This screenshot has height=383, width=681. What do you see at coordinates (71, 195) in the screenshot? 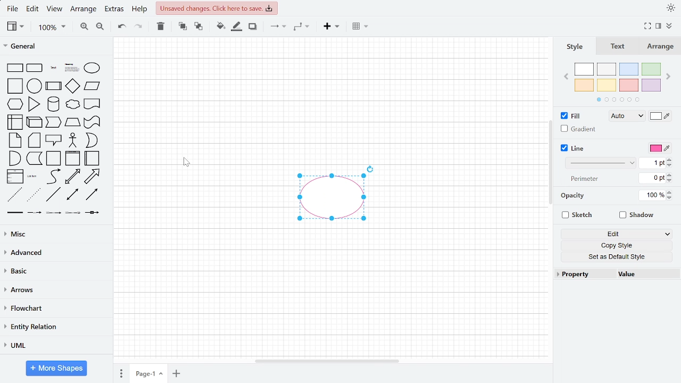
I see `bidirectional connector` at bounding box center [71, 195].